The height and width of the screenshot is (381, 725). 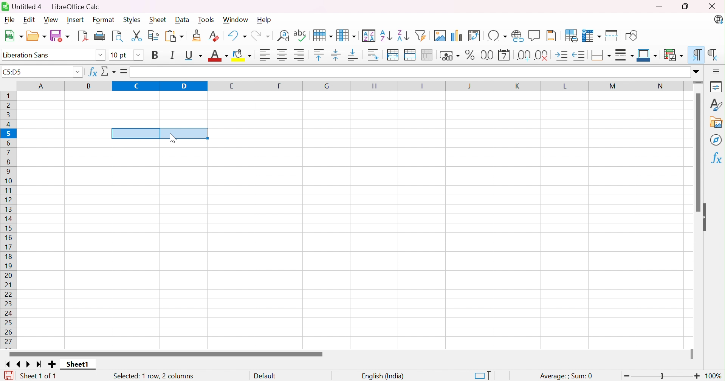 What do you see at coordinates (612, 35) in the screenshot?
I see `Split Window` at bounding box center [612, 35].